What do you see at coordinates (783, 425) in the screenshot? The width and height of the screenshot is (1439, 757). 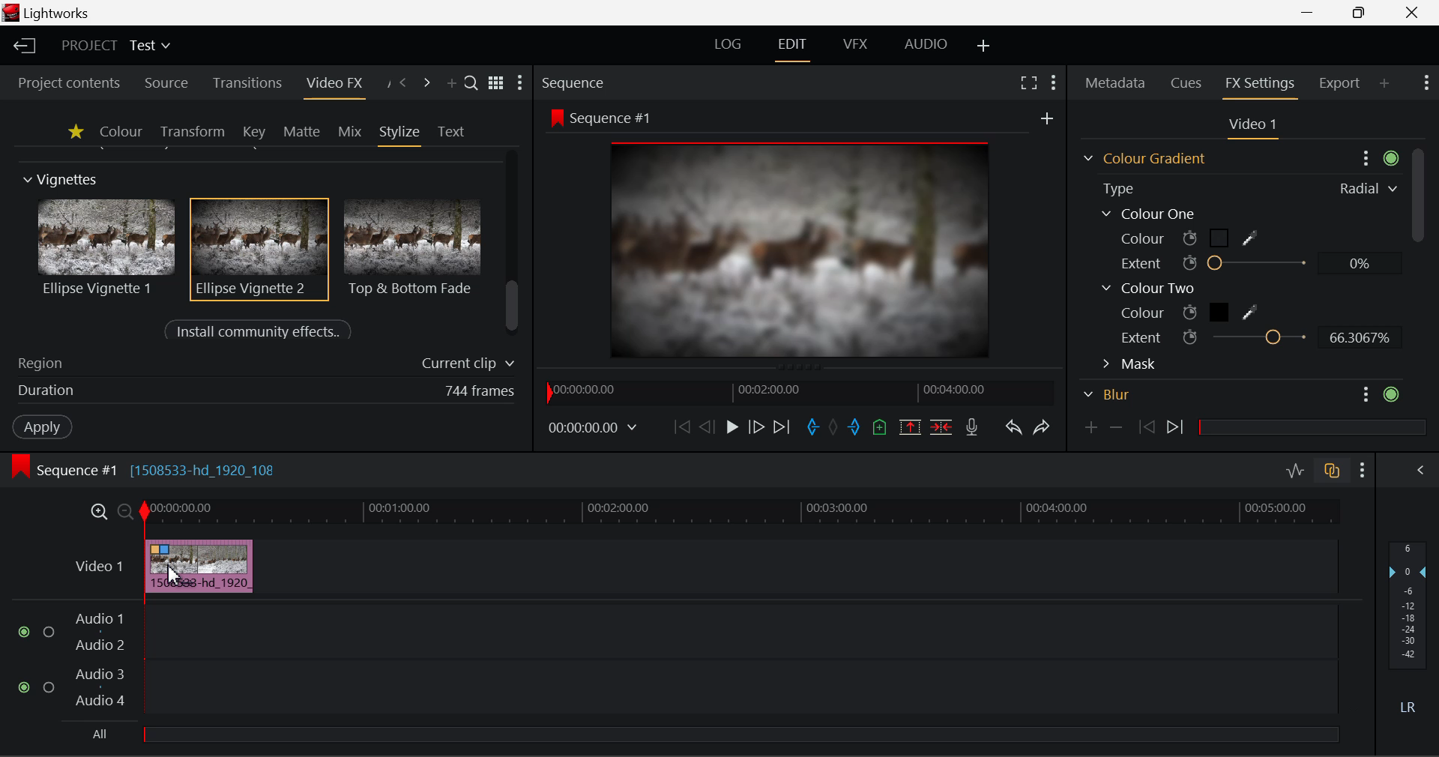 I see `To End` at bounding box center [783, 425].